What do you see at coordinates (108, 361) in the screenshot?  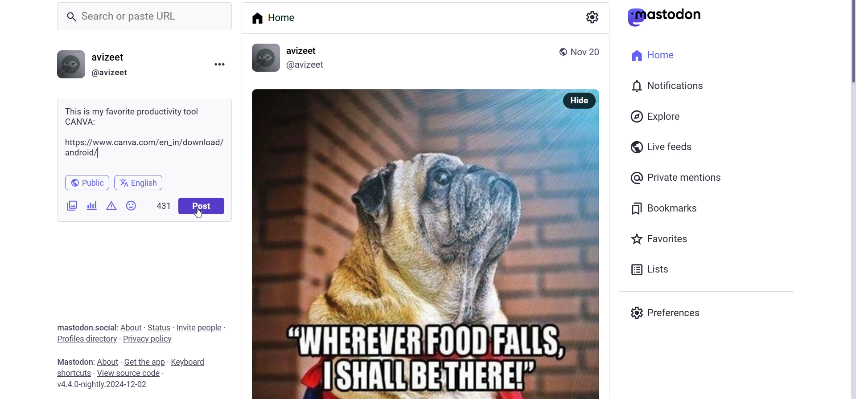 I see `about` at bounding box center [108, 361].